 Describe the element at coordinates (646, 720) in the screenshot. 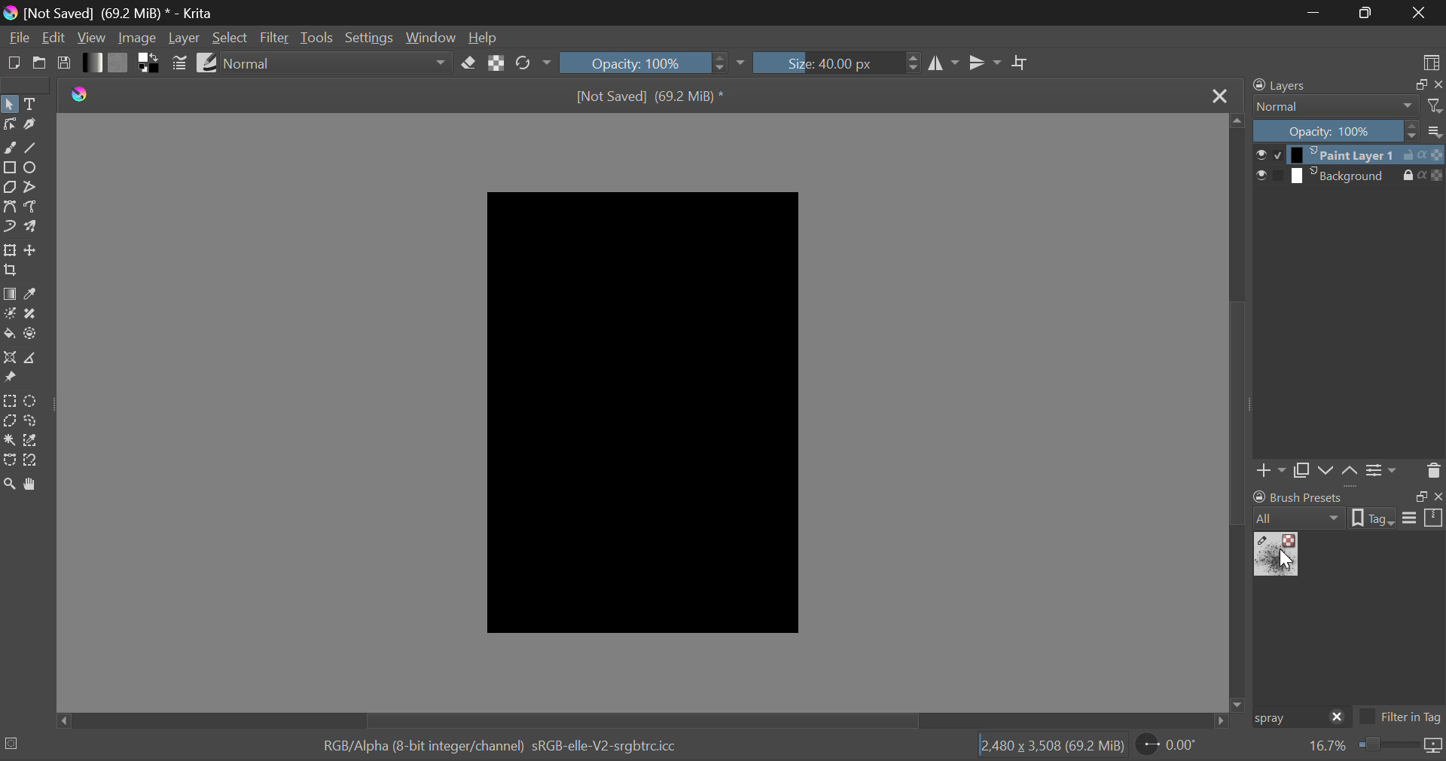

I see `Scroll Bar` at that location.